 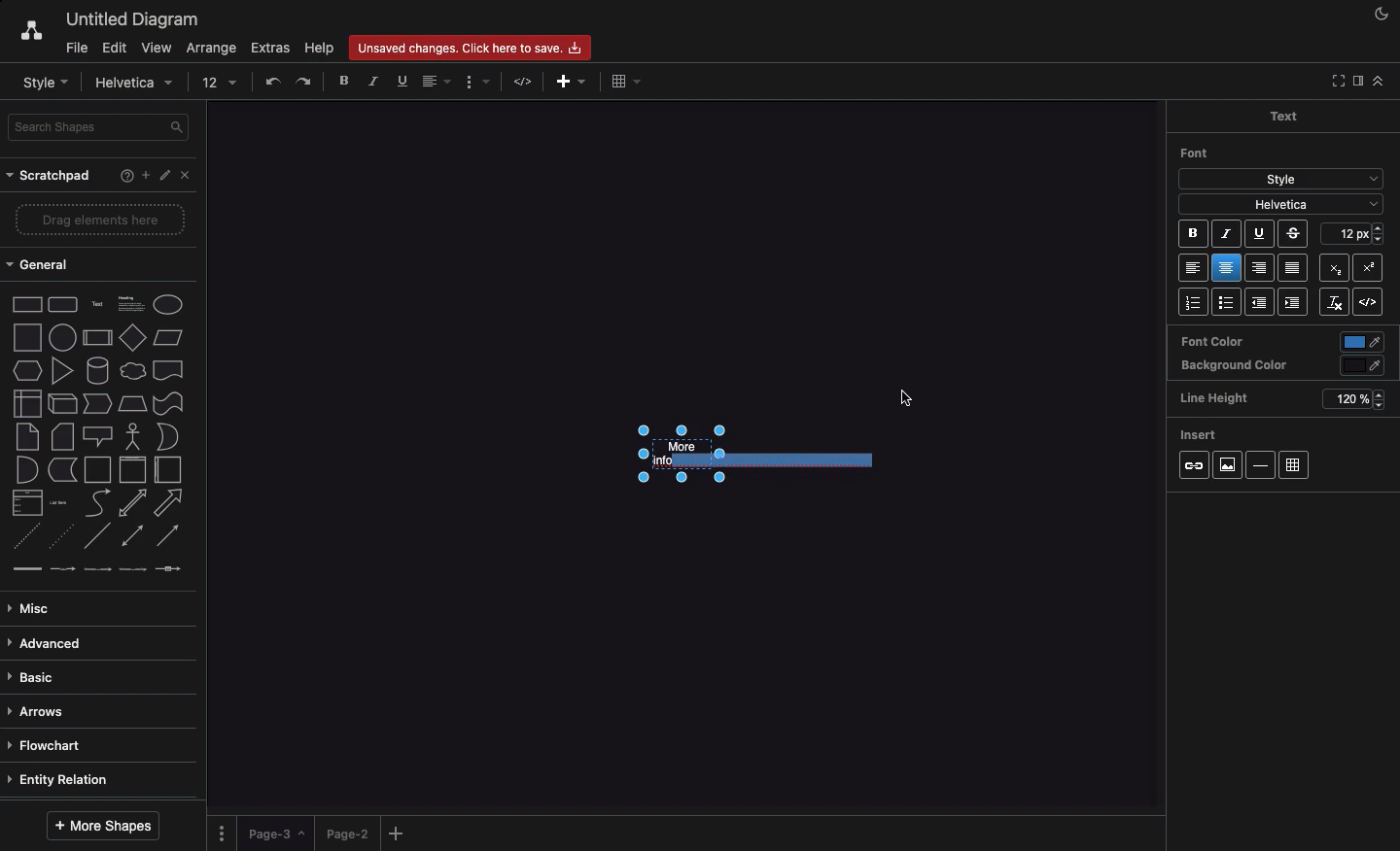 What do you see at coordinates (40, 713) in the screenshot?
I see `Arrows` at bounding box center [40, 713].